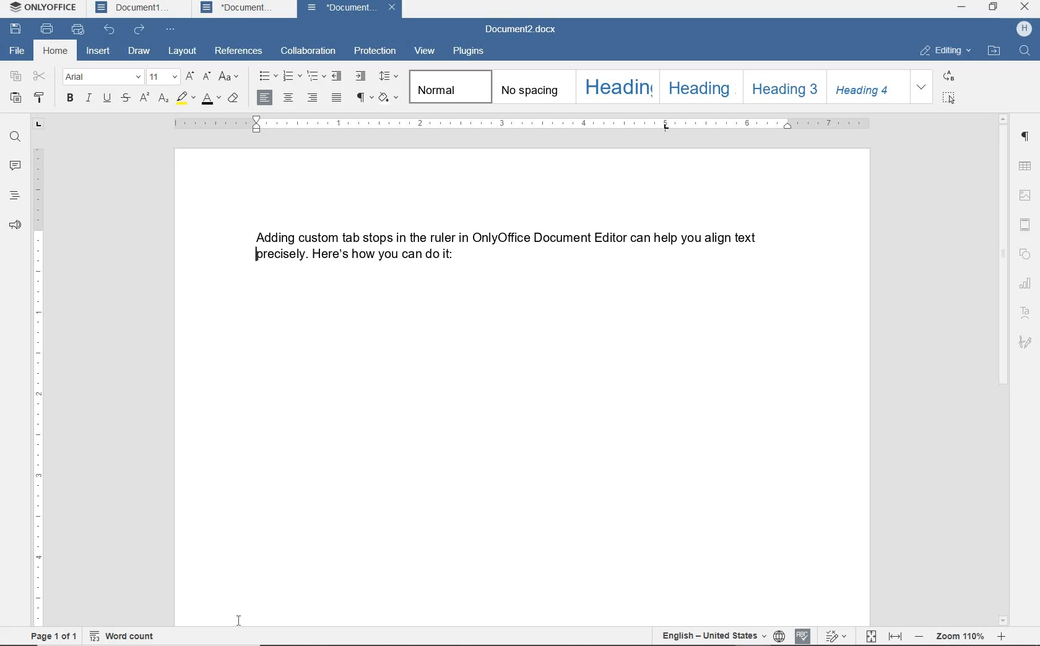 This screenshot has width=1040, height=646. Describe the element at coordinates (16, 98) in the screenshot. I see `paste` at that location.